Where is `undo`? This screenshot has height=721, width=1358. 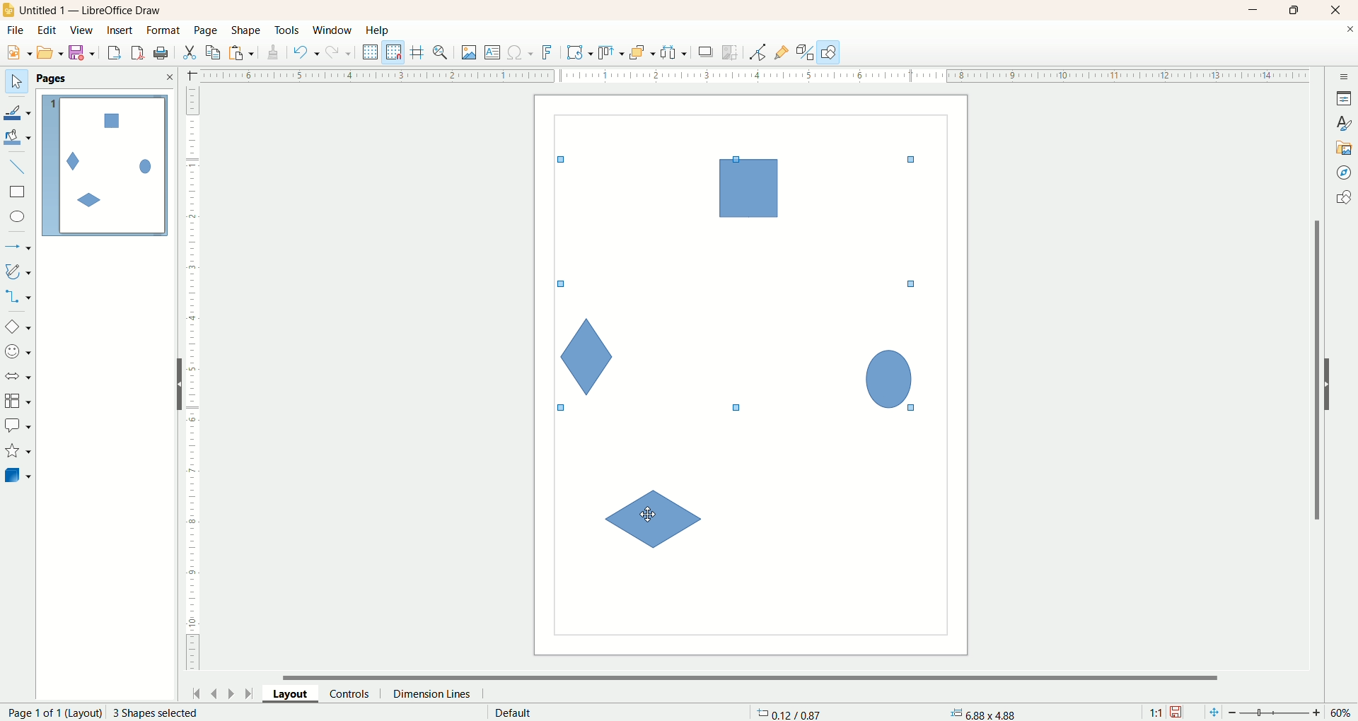
undo is located at coordinates (306, 52).